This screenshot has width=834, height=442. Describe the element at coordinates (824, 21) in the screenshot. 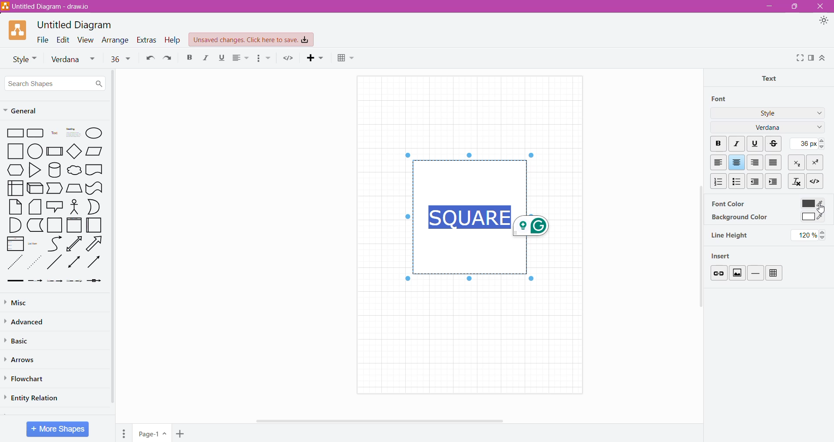

I see `Appearance` at that location.